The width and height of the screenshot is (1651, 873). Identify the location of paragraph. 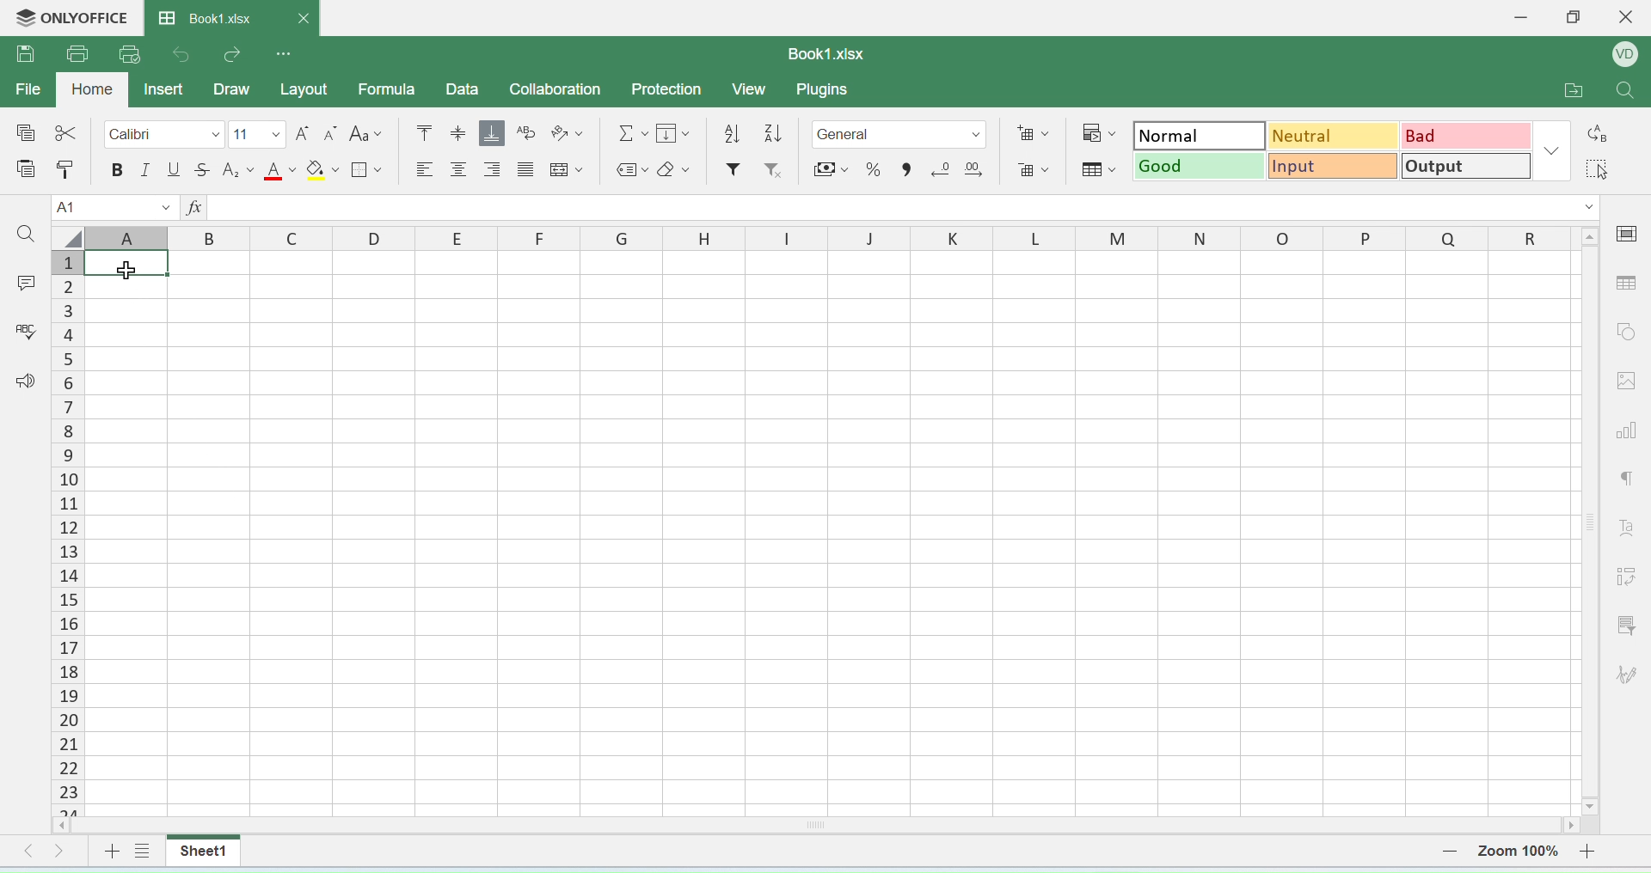
(1629, 477).